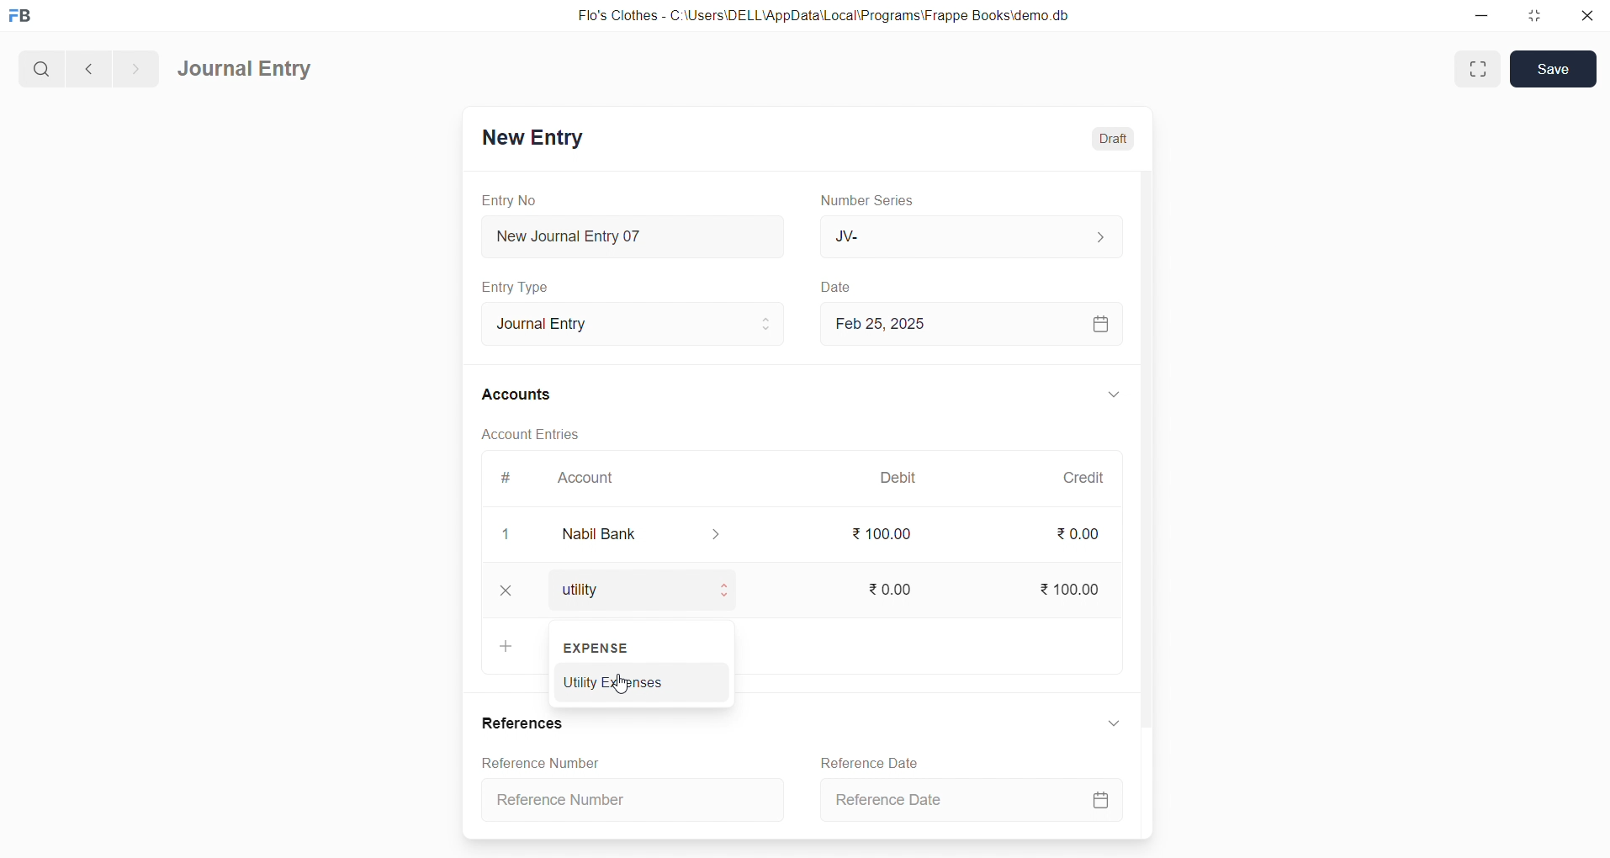 This screenshot has height=858, width=1610. What do you see at coordinates (1554, 68) in the screenshot?
I see `Save` at bounding box center [1554, 68].